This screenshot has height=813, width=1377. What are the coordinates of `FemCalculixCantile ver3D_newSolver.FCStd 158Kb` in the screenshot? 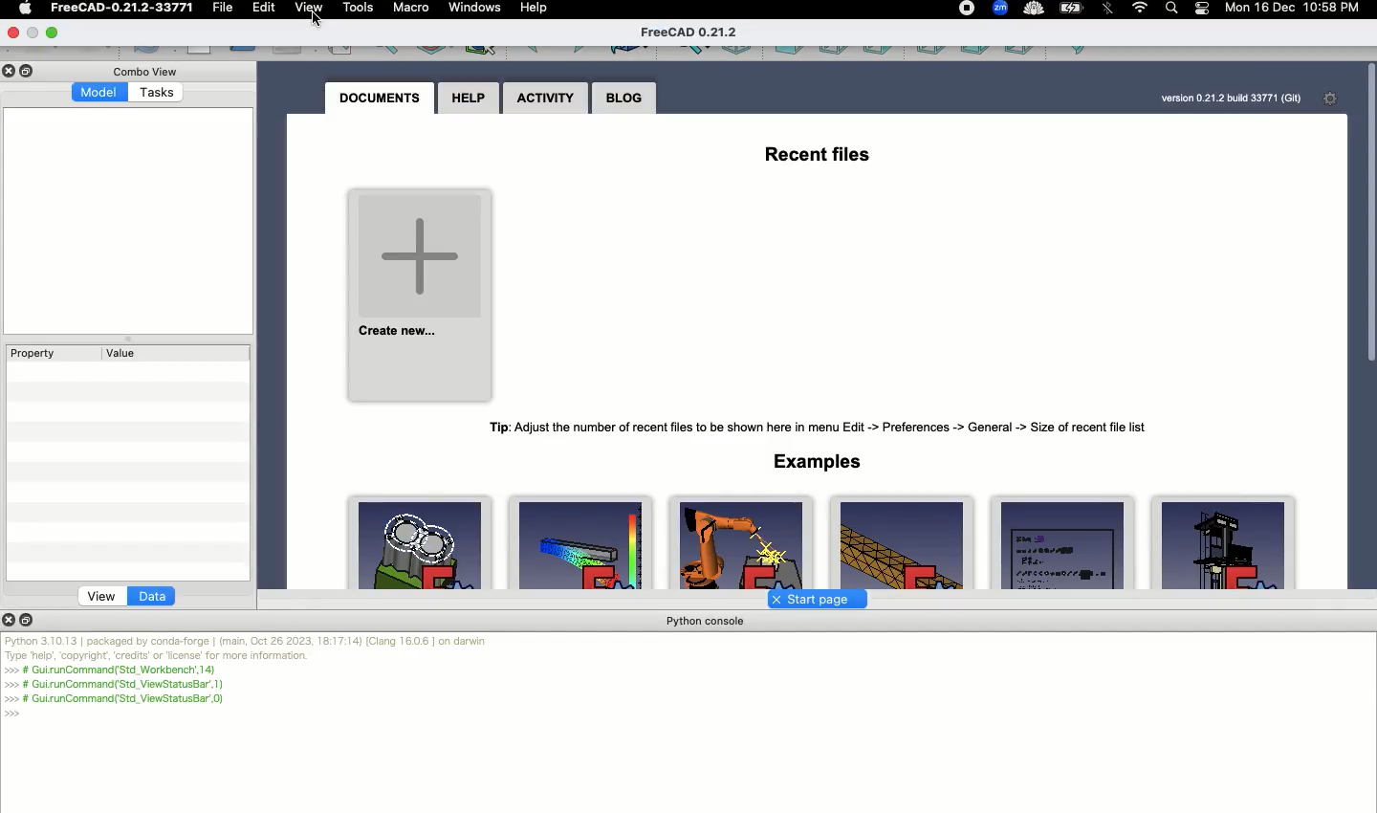 It's located at (902, 542).